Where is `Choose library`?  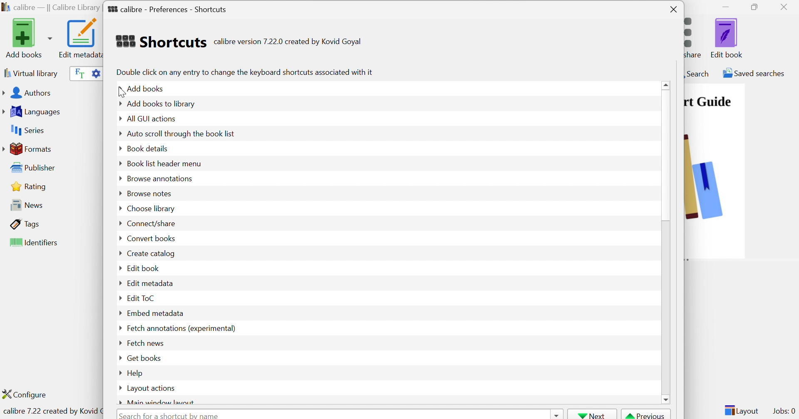
Choose library is located at coordinates (150, 209).